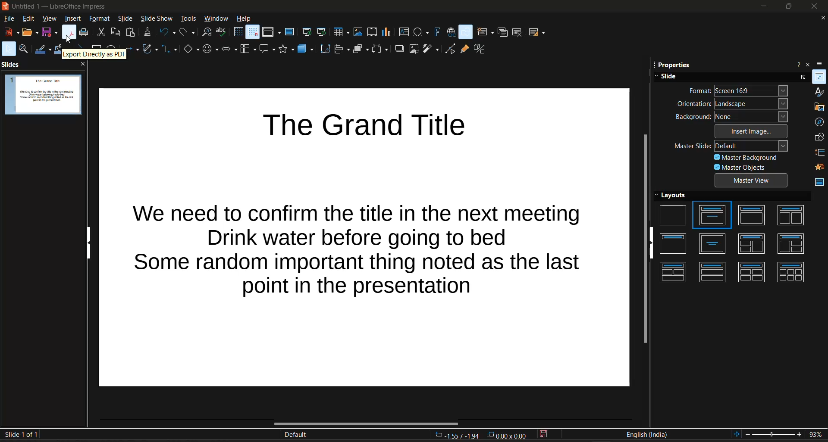 Image resolution: width=828 pixels, height=442 pixels. Describe the element at coordinates (450, 49) in the screenshot. I see `toggle point` at that location.